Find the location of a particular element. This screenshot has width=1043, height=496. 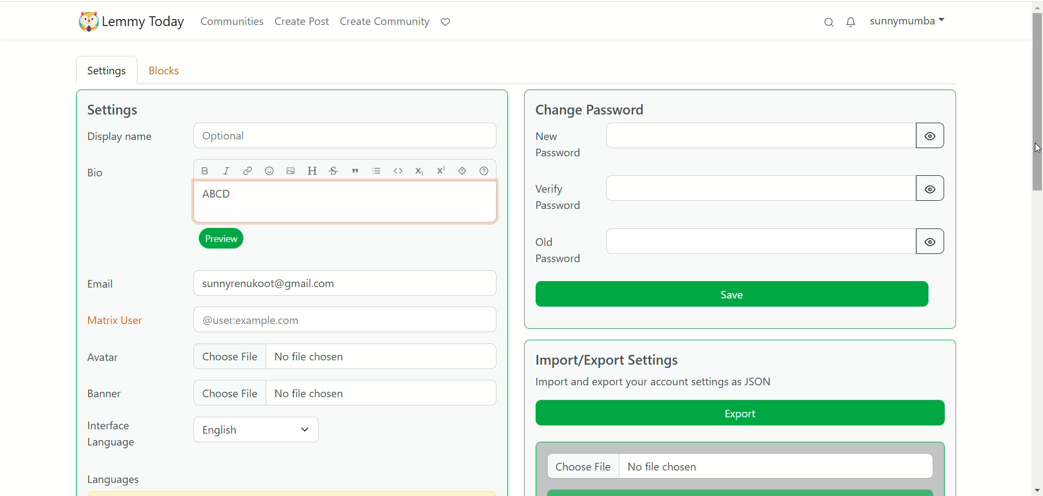

header is located at coordinates (312, 171).